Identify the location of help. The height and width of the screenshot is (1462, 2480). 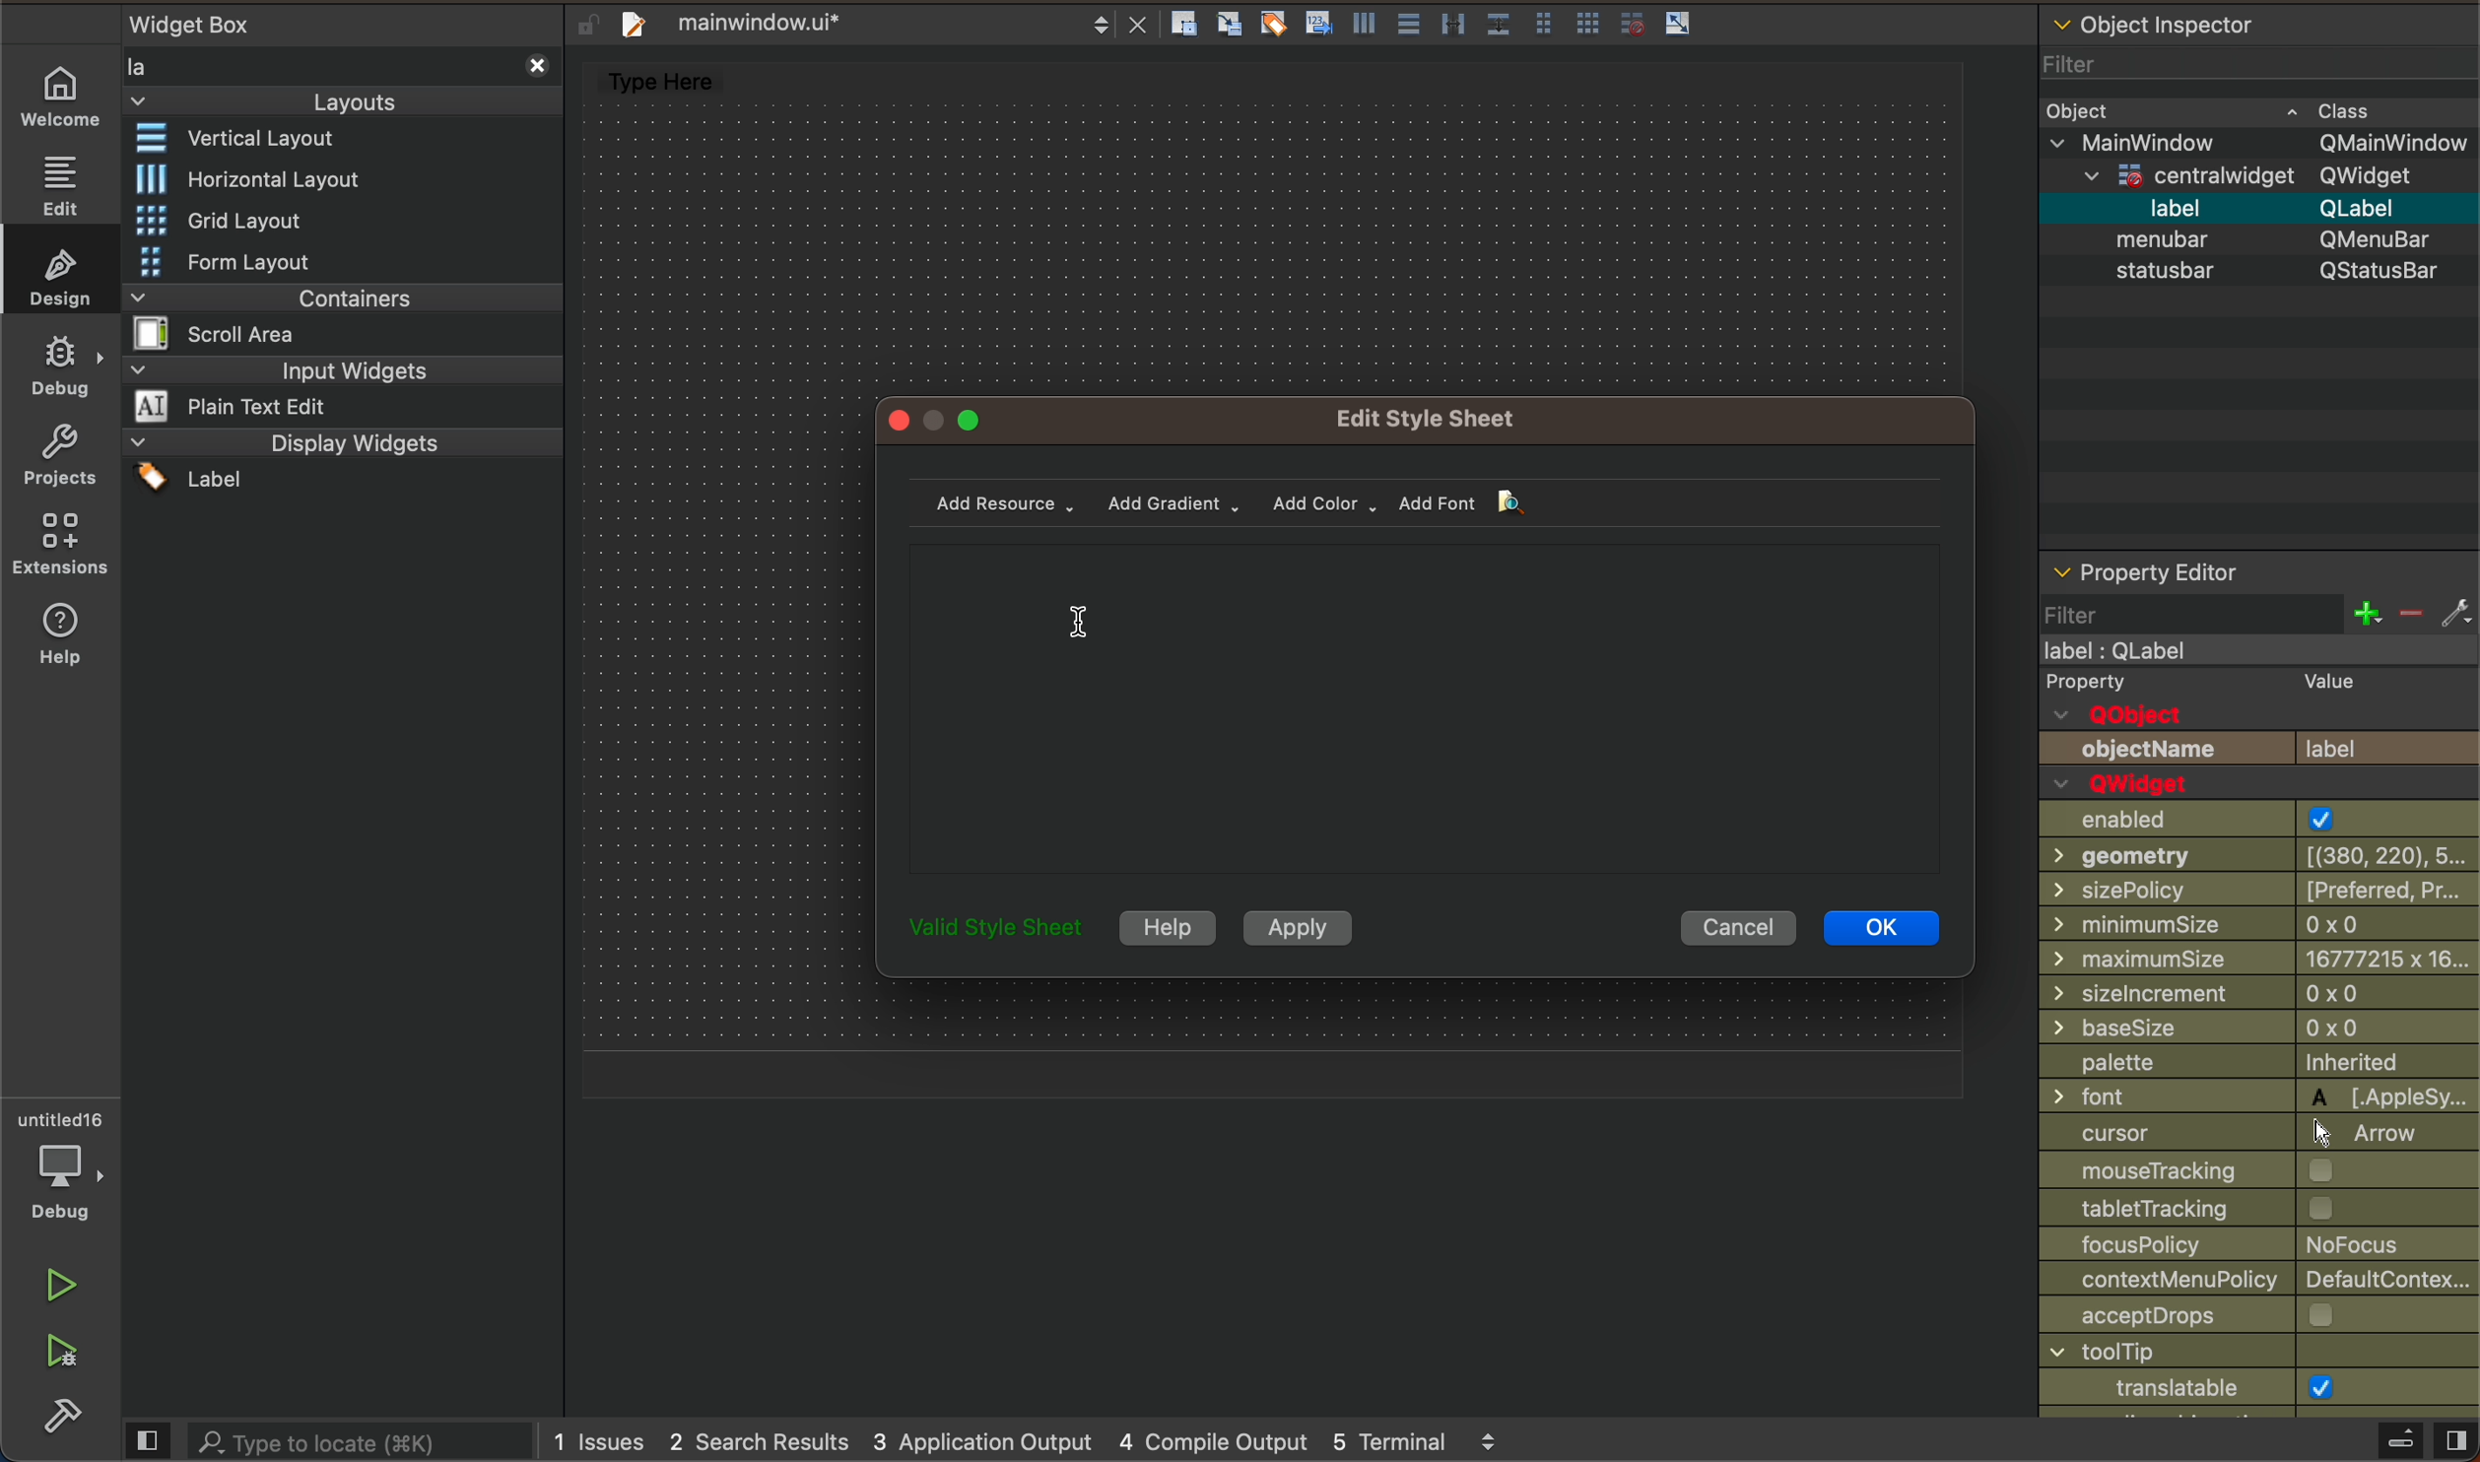
(61, 639).